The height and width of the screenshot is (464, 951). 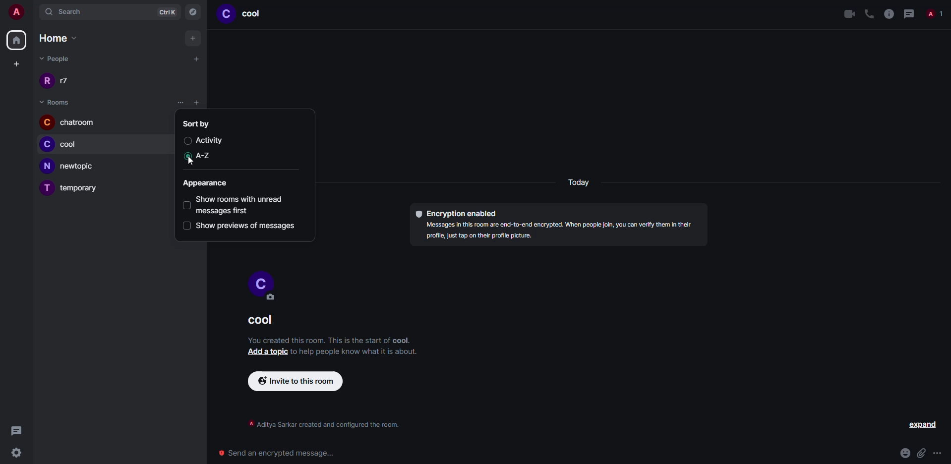 What do you see at coordinates (46, 189) in the screenshot?
I see `profile` at bounding box center [46, 189].